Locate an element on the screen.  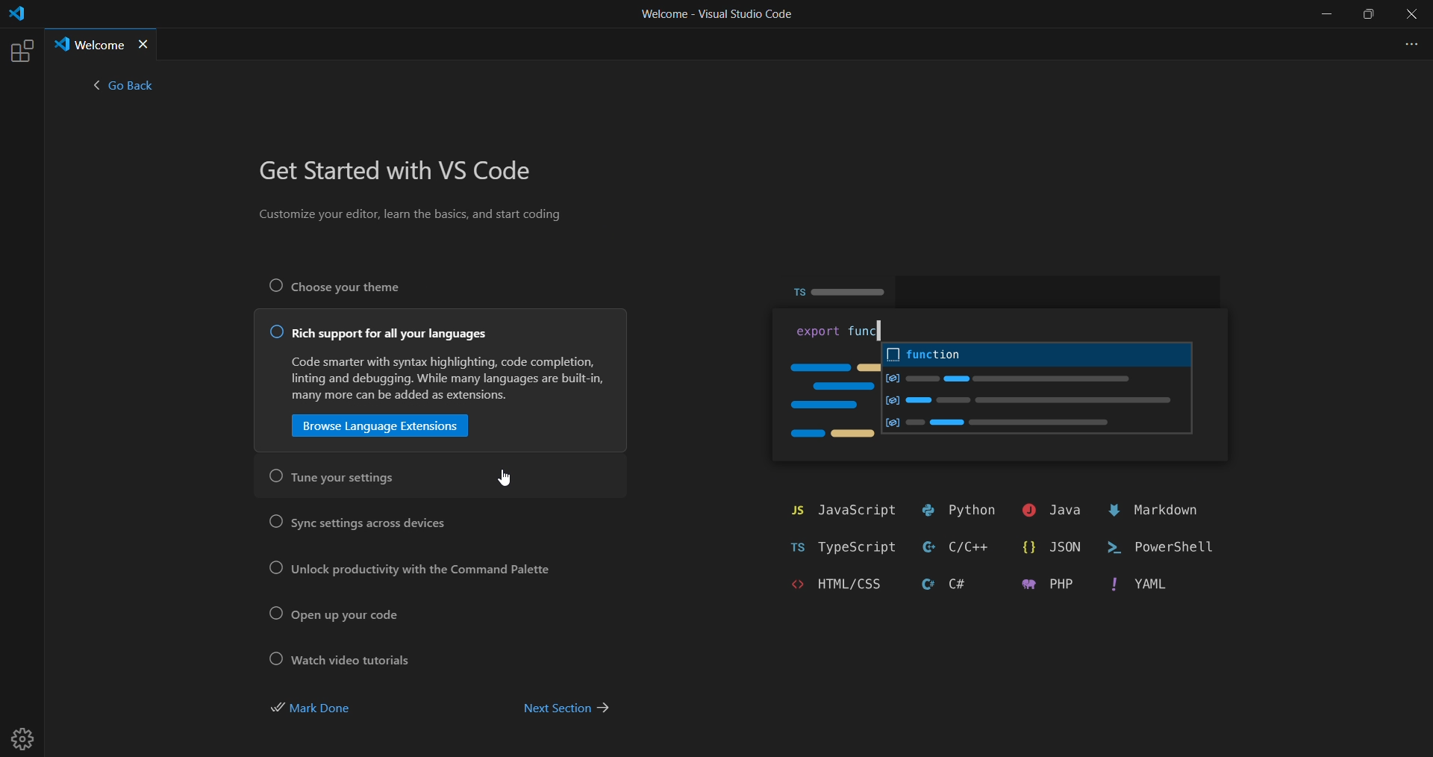
rich support for all your languages is located at coordinates (376, 334).